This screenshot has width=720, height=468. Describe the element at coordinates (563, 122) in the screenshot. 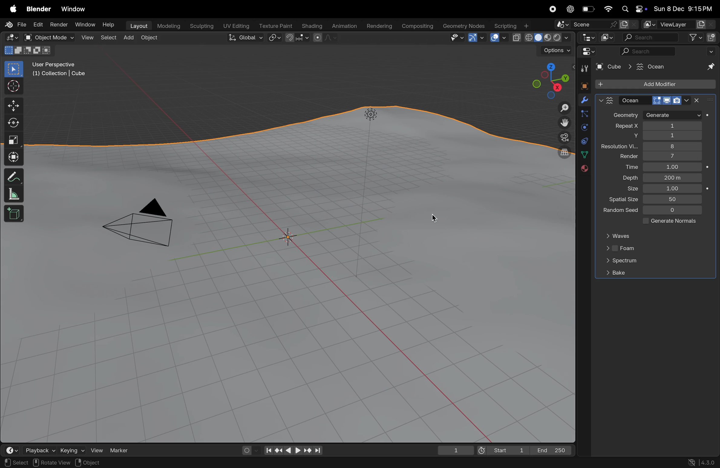

I see `move the view` at that location.